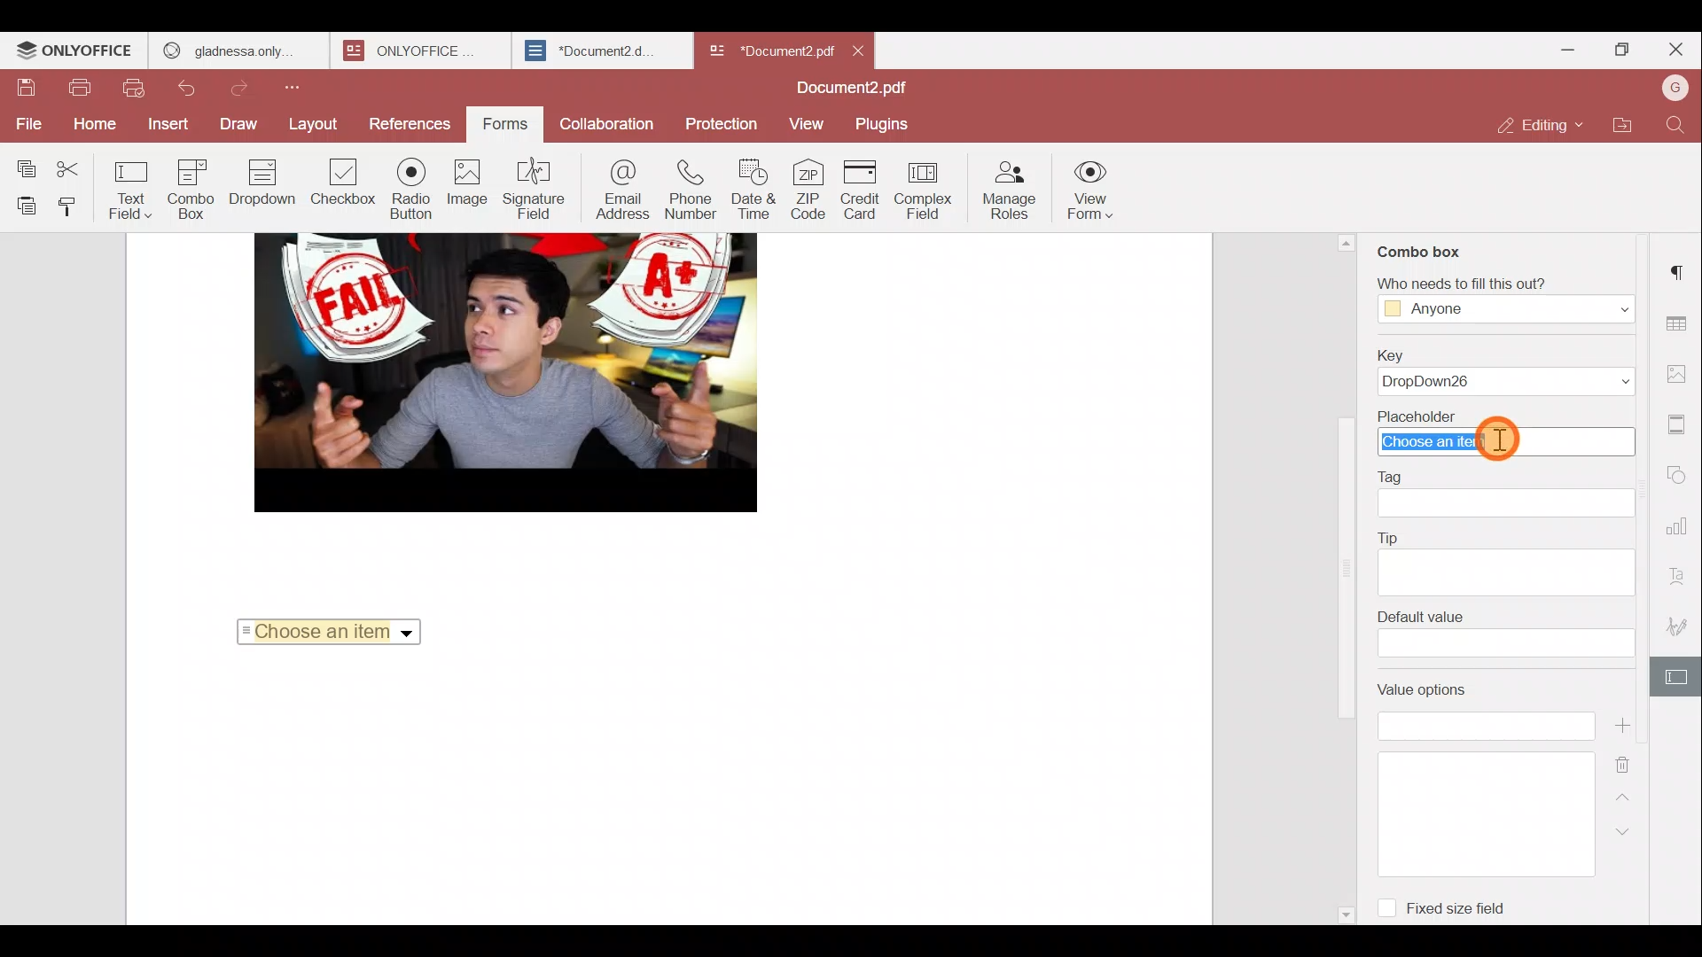 The height and width of the screenshot is (957, 1702). Describe the element at coordinates (26, 165) in the screenshot. I see `Copy` at that location.